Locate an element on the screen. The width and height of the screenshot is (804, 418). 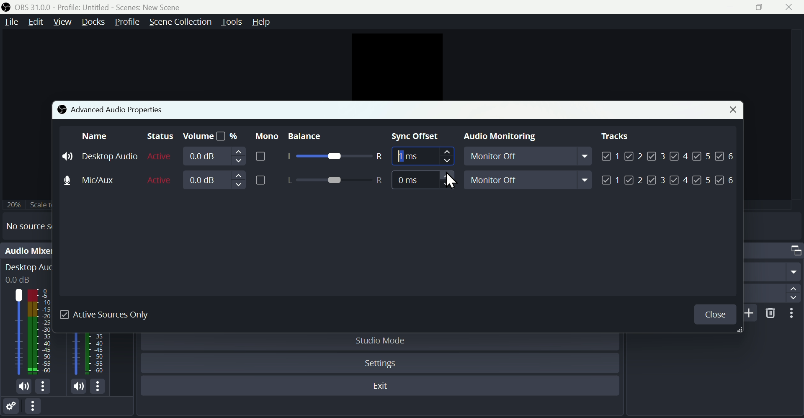
(un)check Track 3 is located at coordinates (657, 155).